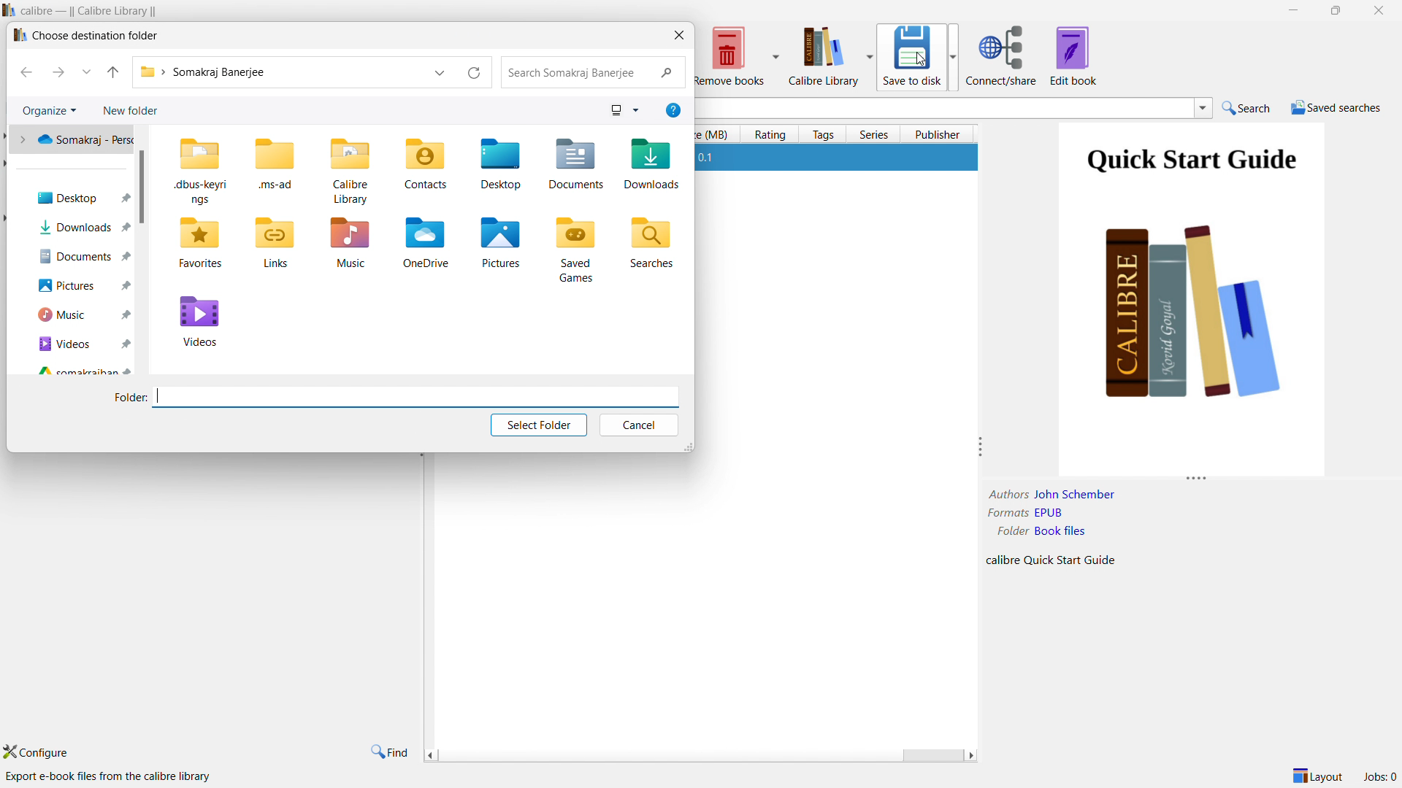 This screenshot has width=1402, height=788. I want to click on search bar, so click(422, 397).